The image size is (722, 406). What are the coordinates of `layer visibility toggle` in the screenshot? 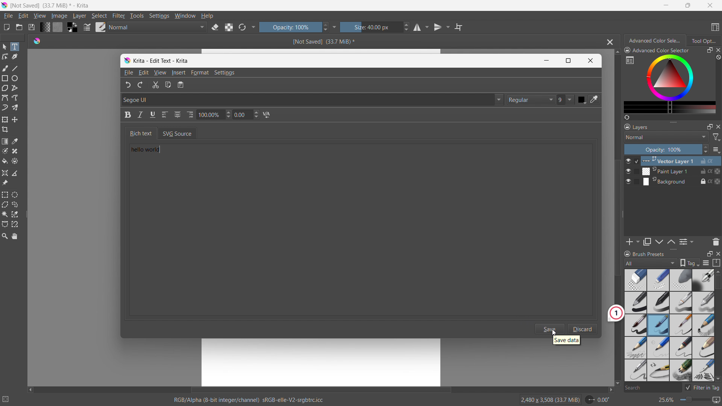 It's located at (628, 171).